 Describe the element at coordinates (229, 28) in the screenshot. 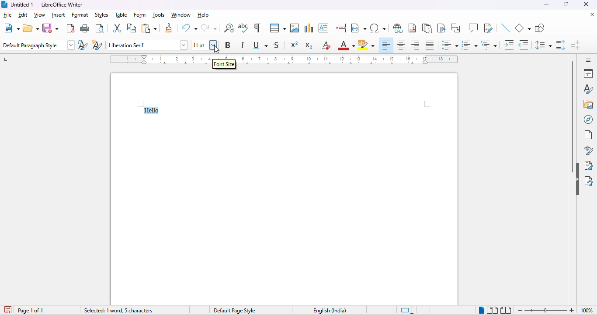

I see `find and replace` at that location.